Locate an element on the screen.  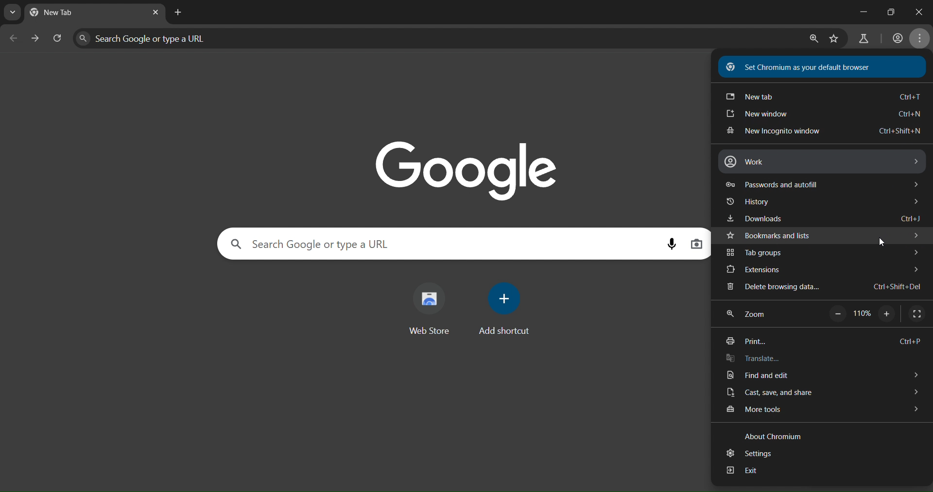
history is located at coordinates (828, 202).